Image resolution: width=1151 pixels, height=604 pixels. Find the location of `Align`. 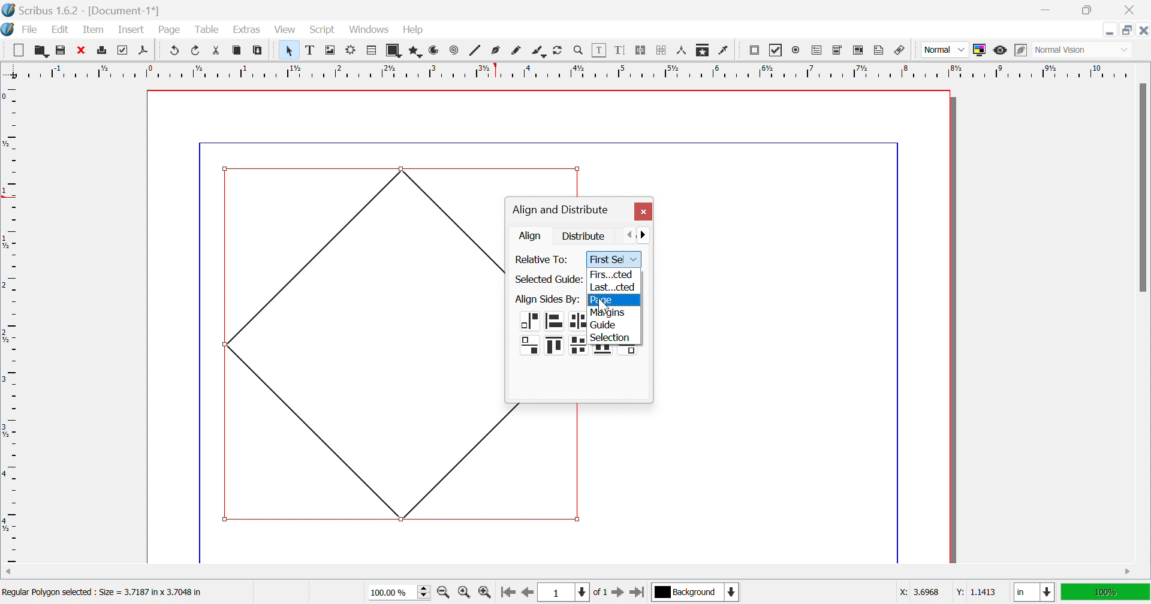

Align is located at coordinates (532, 235).